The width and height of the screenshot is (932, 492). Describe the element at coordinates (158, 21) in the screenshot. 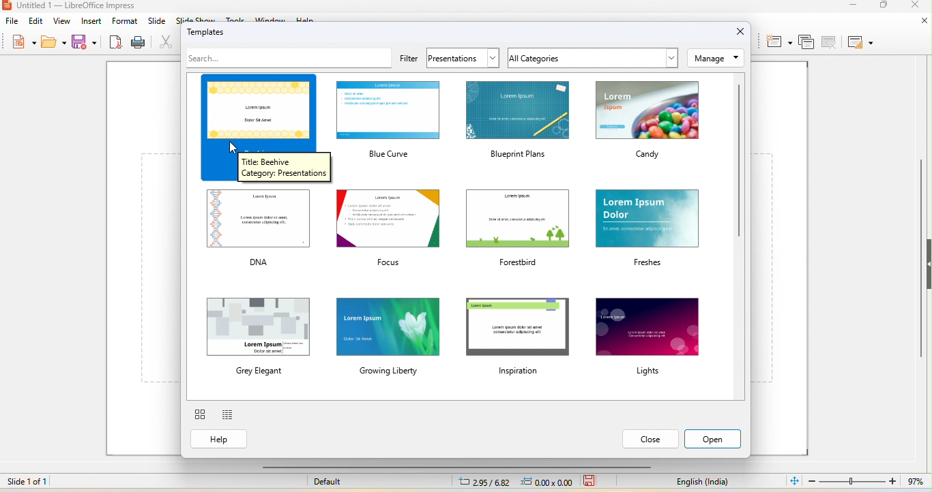

I see `slide` at that location.